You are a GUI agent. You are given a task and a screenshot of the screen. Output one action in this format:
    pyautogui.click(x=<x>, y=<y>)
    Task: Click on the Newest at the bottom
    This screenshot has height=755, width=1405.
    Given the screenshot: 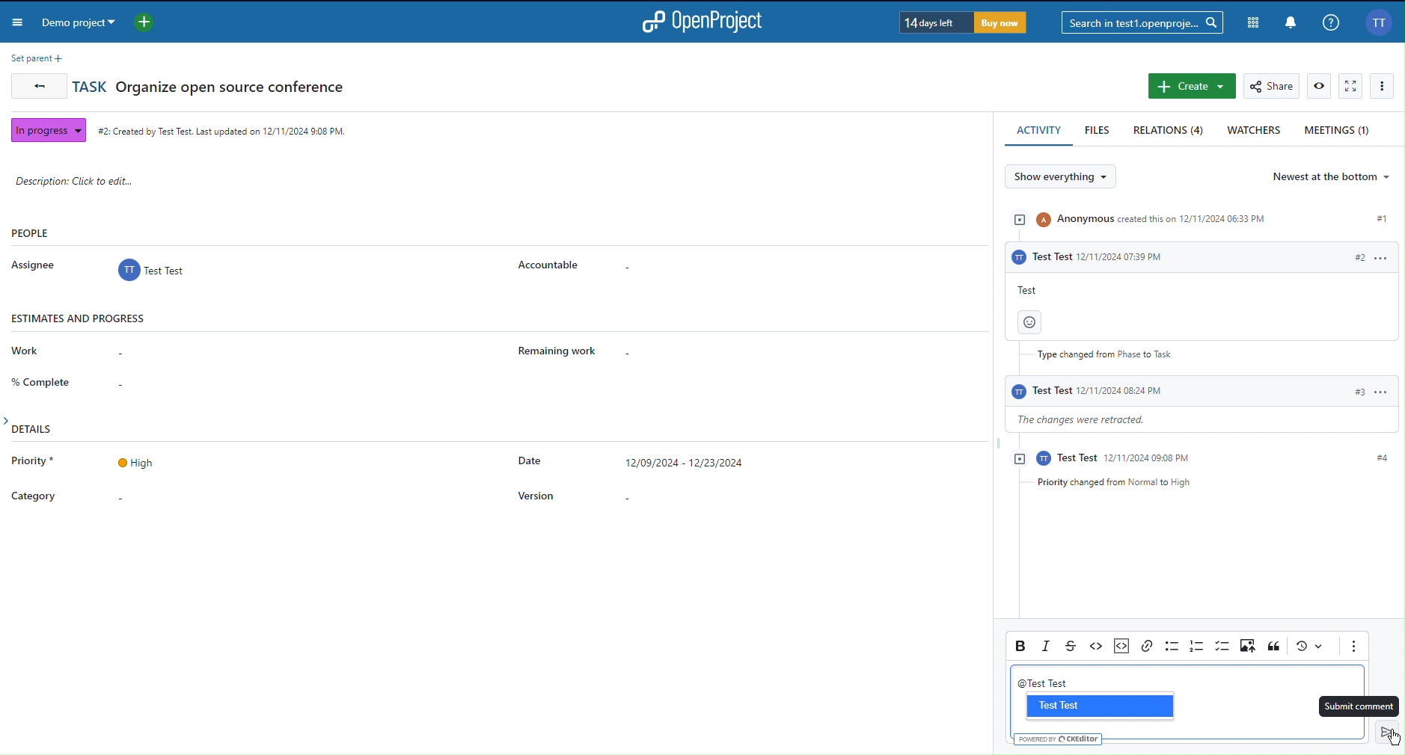 What is the action you would take?
    pyautogui.click(x=1333, y=176)
    